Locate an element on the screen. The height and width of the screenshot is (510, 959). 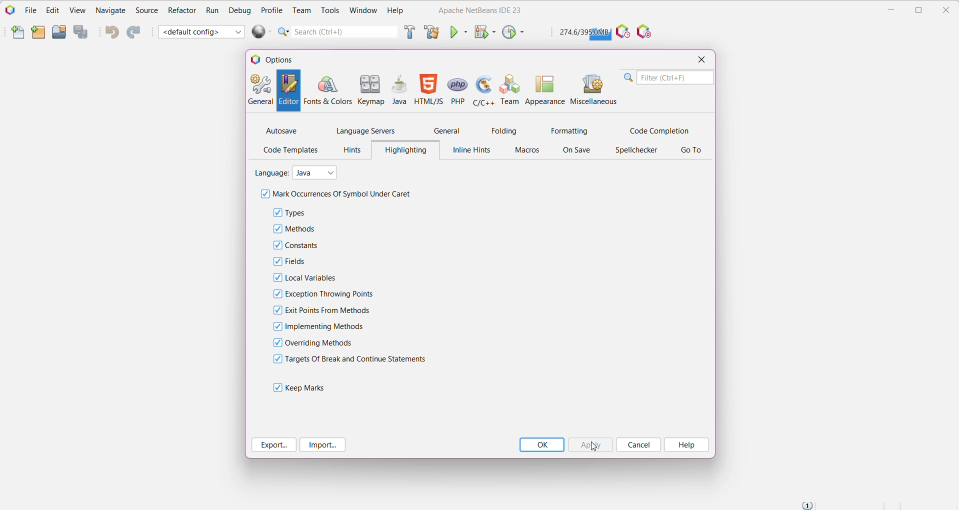
Navigator is located at coordinates (110, 11).